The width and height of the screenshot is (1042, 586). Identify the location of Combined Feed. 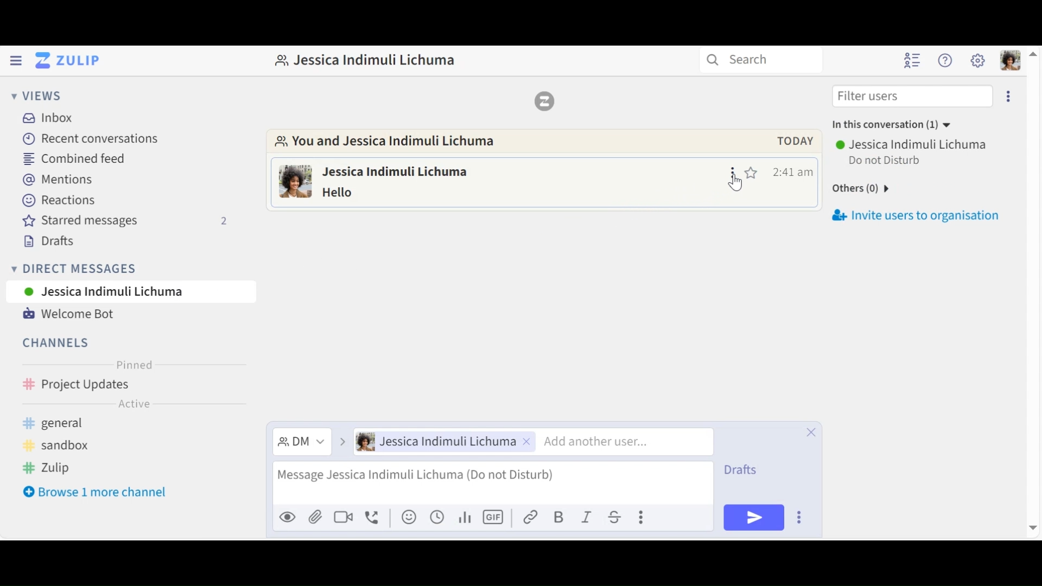
(78, 158).